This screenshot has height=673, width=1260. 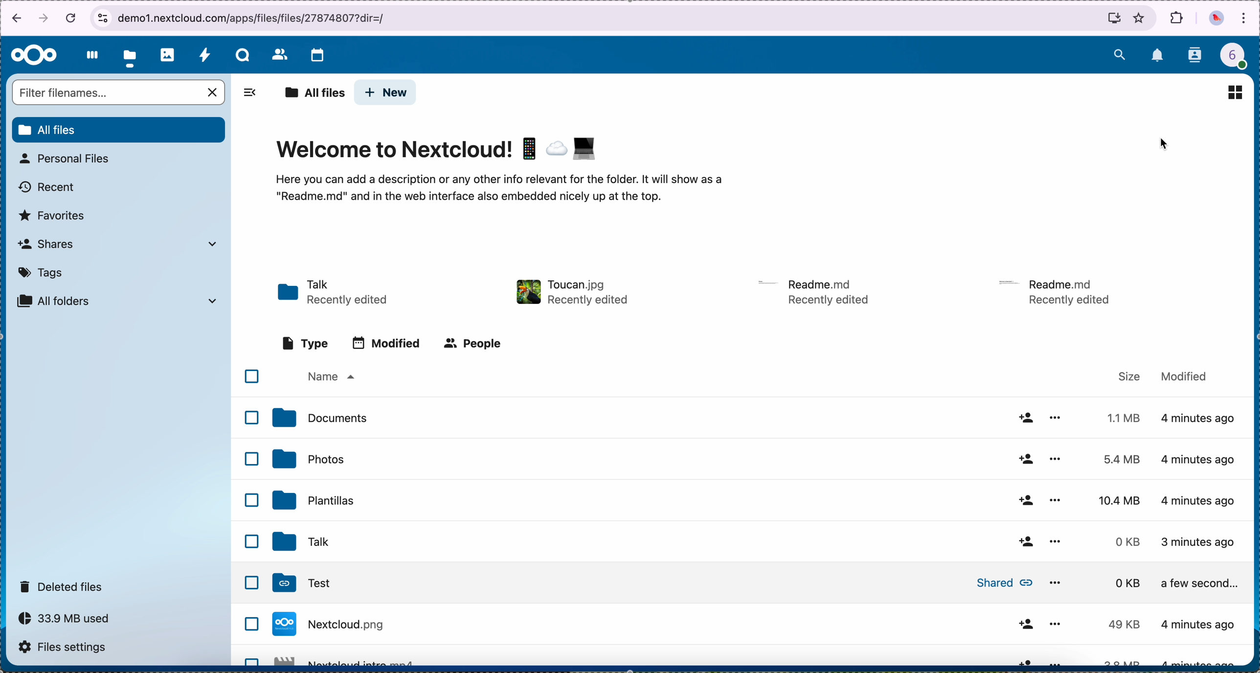 What do you see at coordinates (439, 151) in the screenshot?
I see `Welcome to Nextcloud` at bounding box center [439, 151].